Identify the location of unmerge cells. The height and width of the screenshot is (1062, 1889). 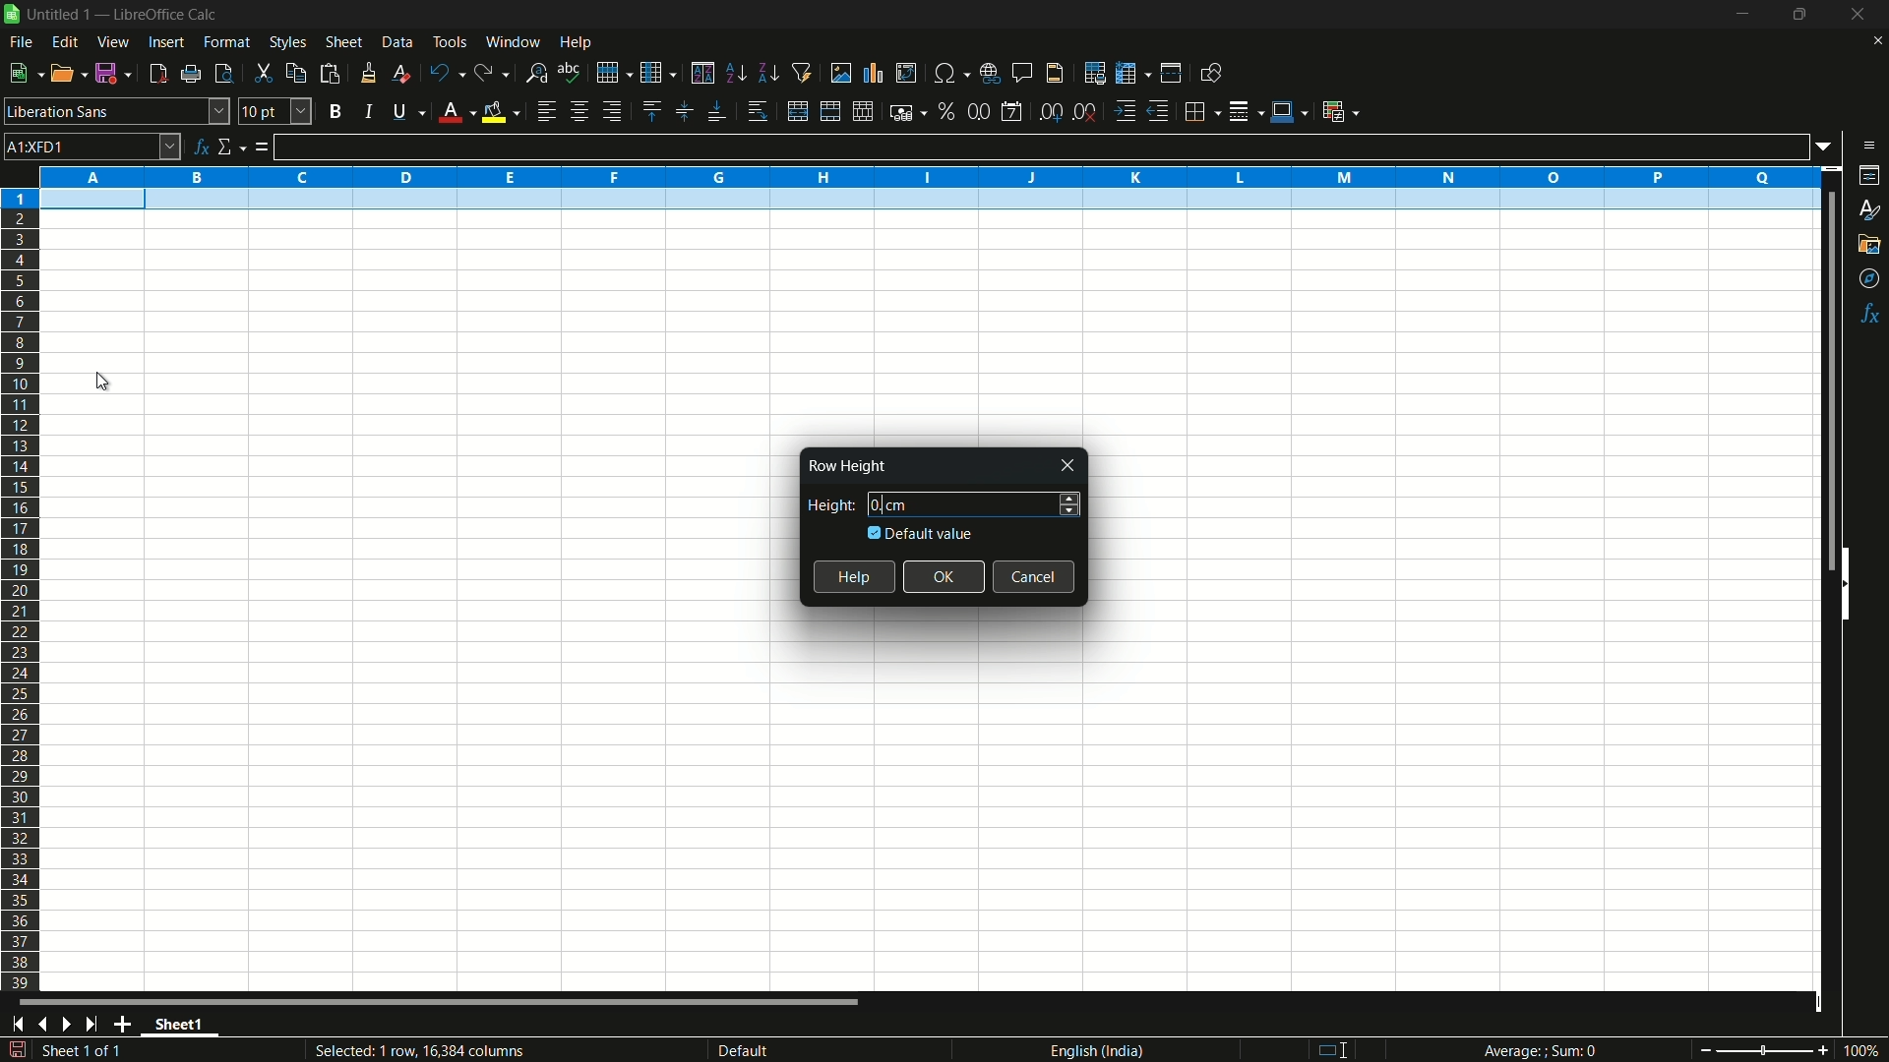
(864, 111).